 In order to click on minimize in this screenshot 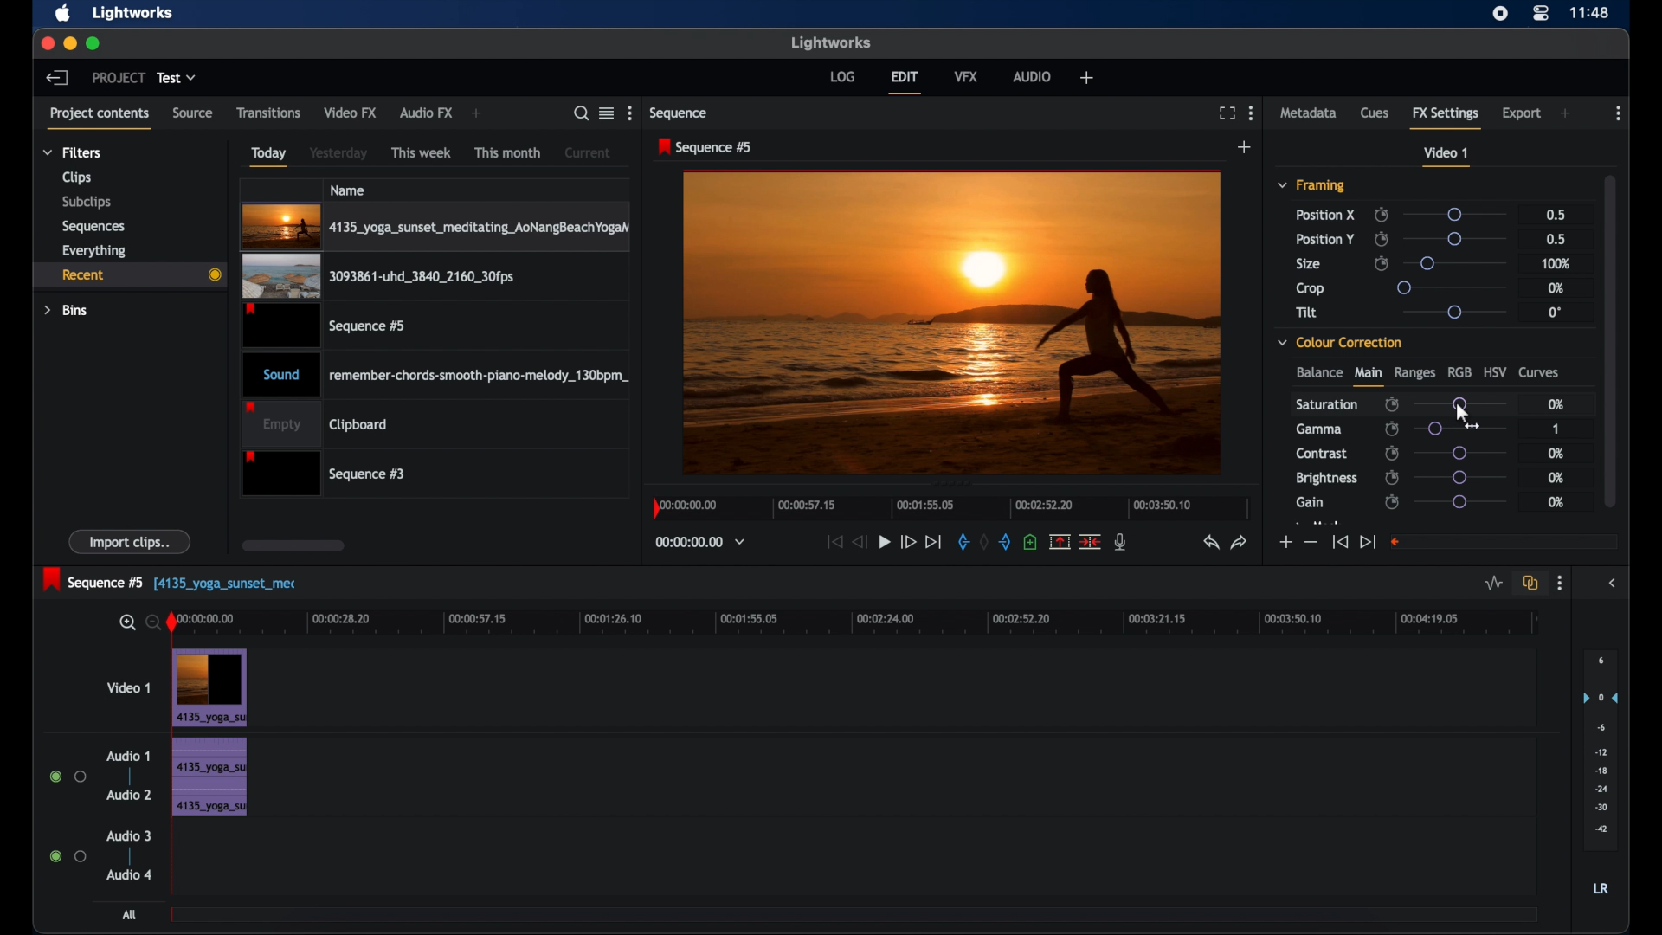, I will do `click(67, 43)`.